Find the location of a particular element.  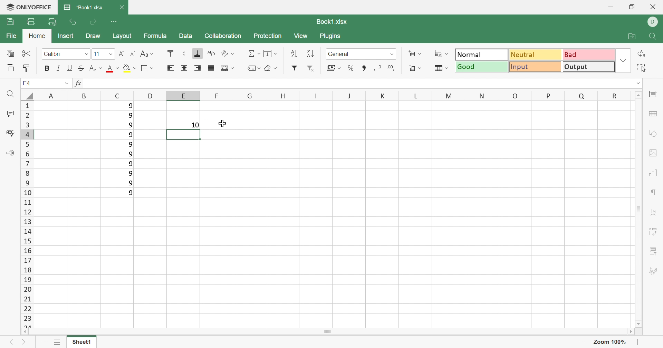

Column names is located at coordinates (321, 95).